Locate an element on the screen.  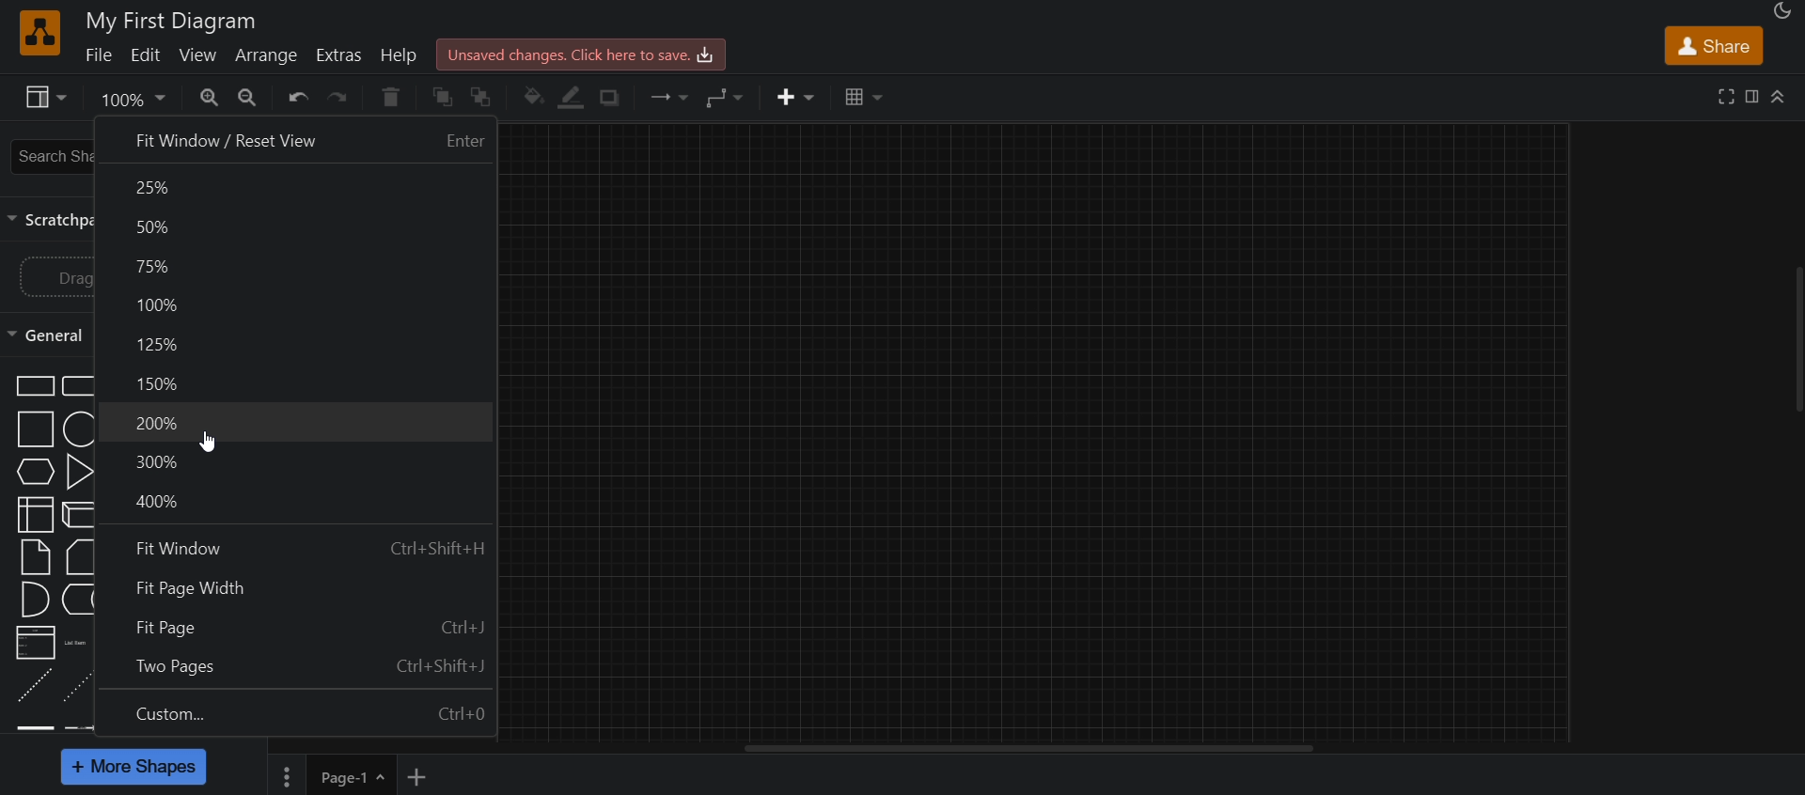
125% is located at coordinates (301, 339).